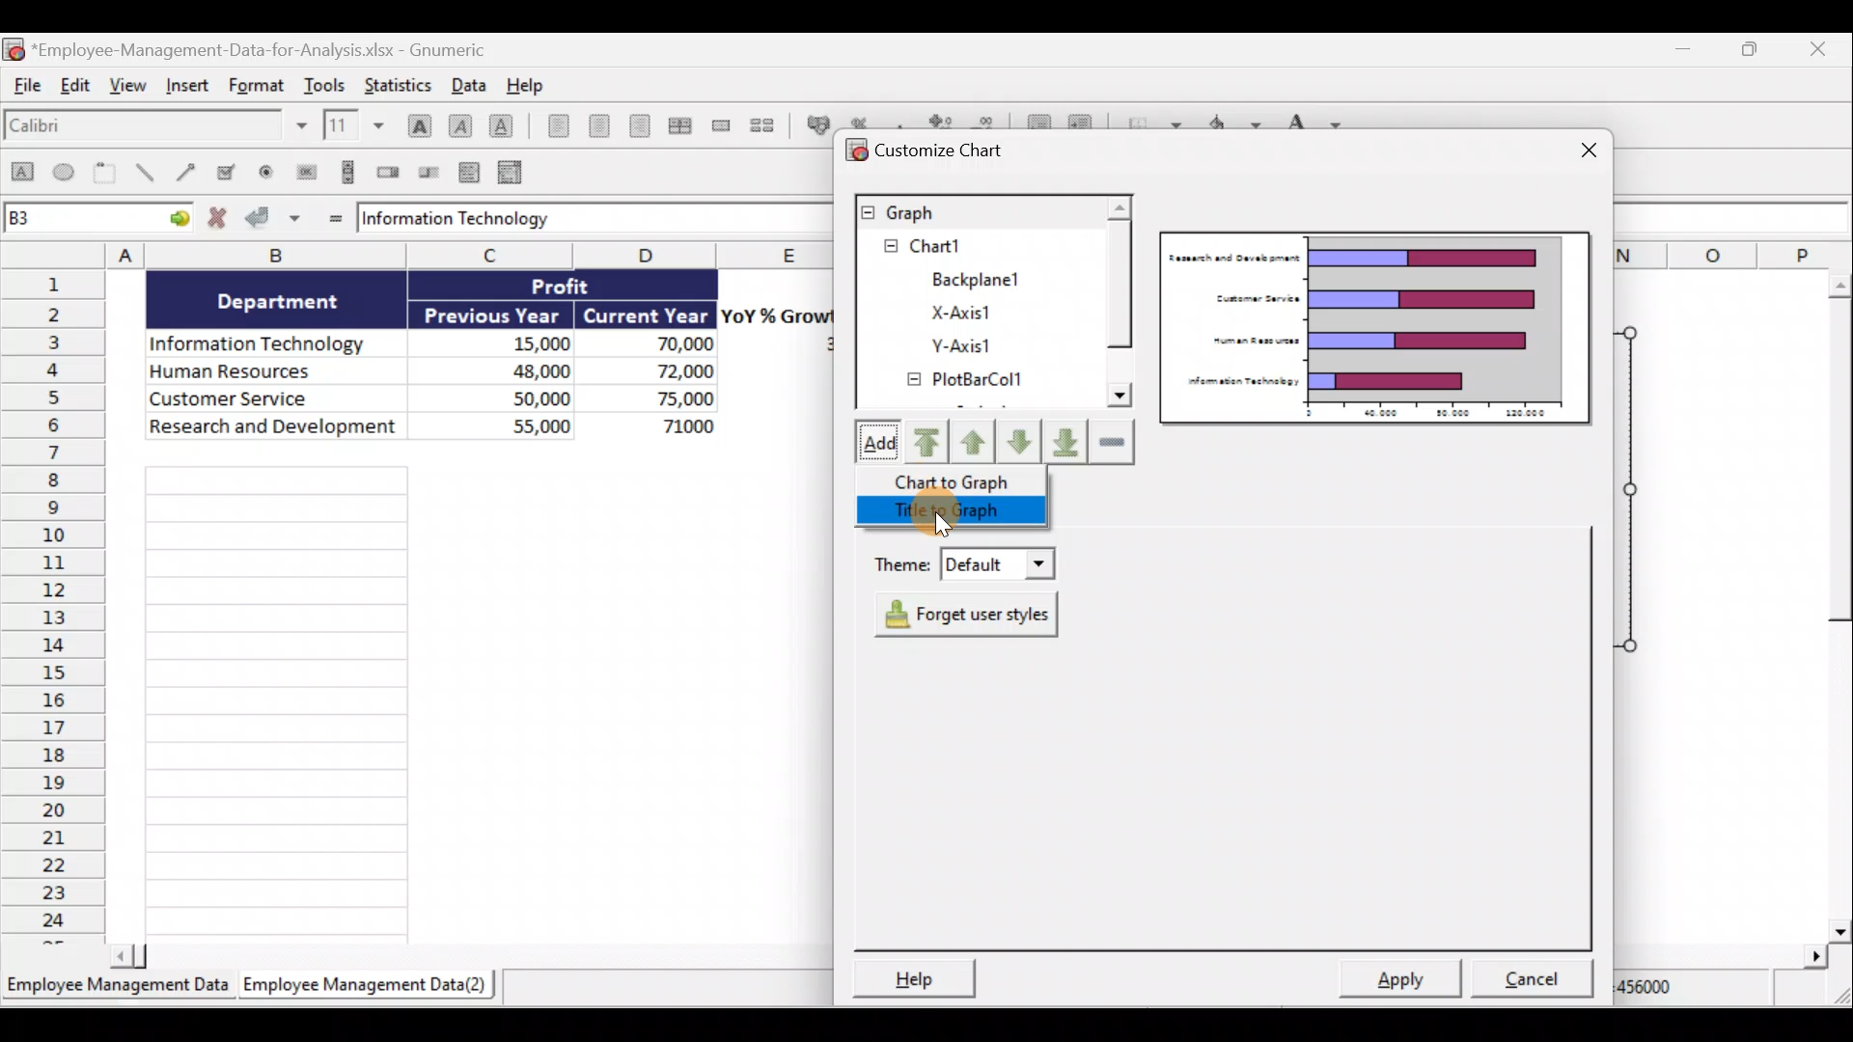  I want to click on Create a radio button, so click(269, 171).